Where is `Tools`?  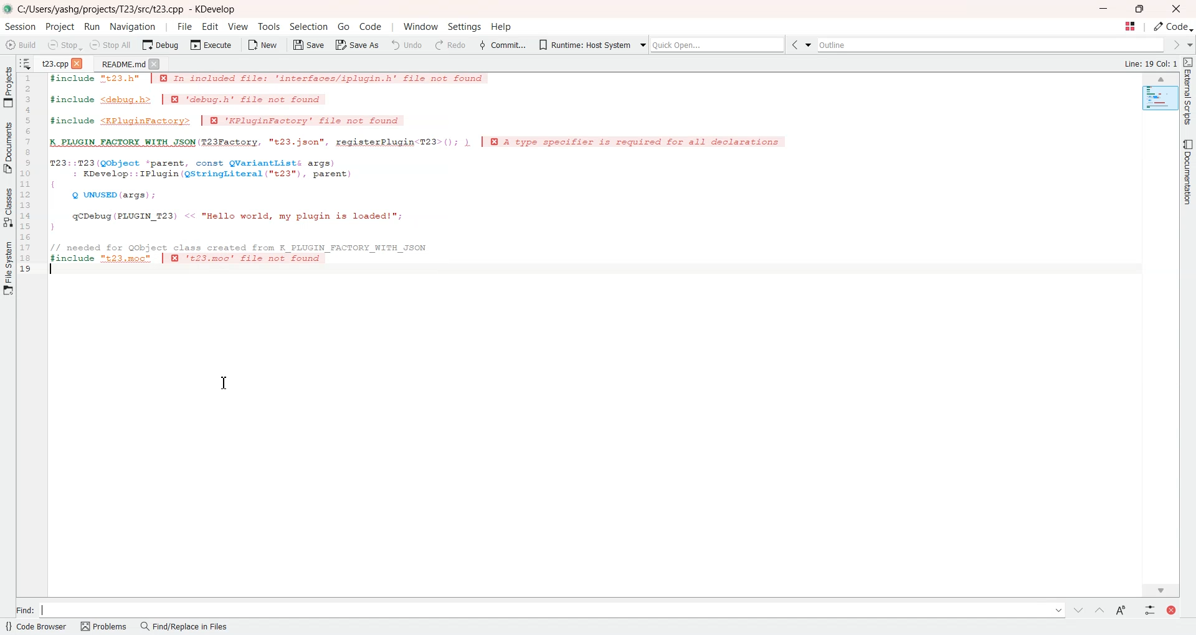
Tools is located at coordinates (268, 27).